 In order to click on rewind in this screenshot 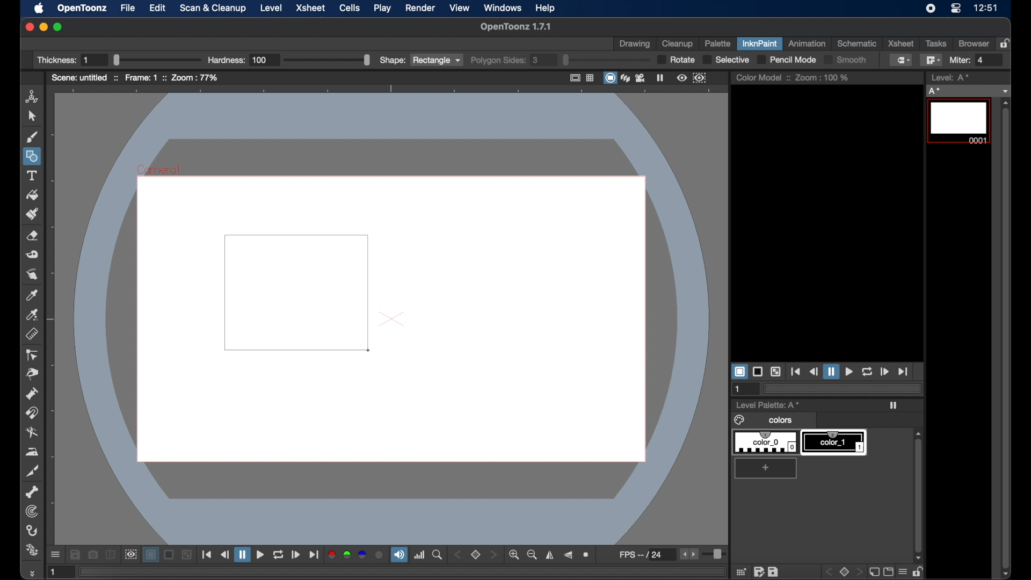, I will do `click(813, 372)`.